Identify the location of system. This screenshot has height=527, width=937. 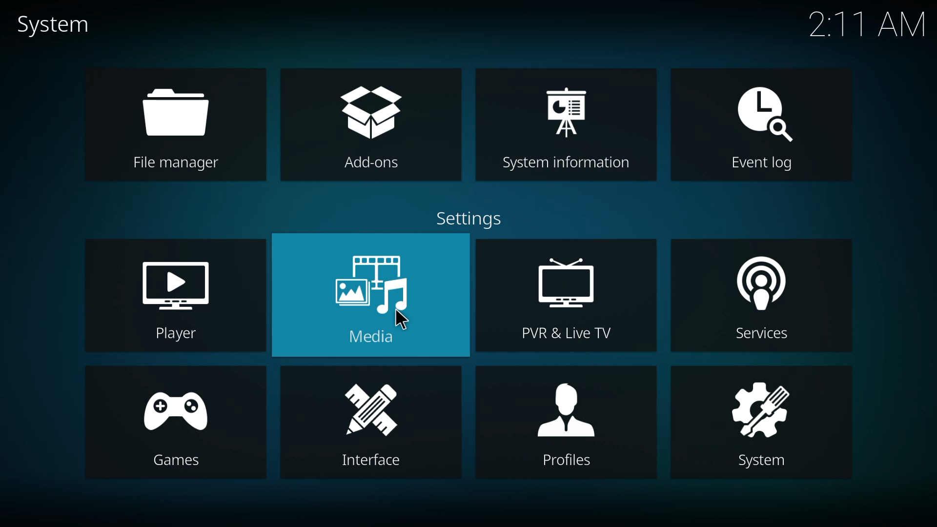
(57, 23).